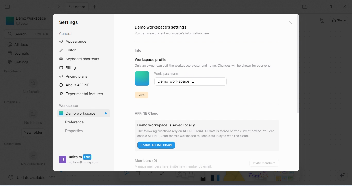 The height and width of the screenshot is (186, 352). Describe the element at coordinates (14, 144) in the screenshot. I see `collections` at that location.